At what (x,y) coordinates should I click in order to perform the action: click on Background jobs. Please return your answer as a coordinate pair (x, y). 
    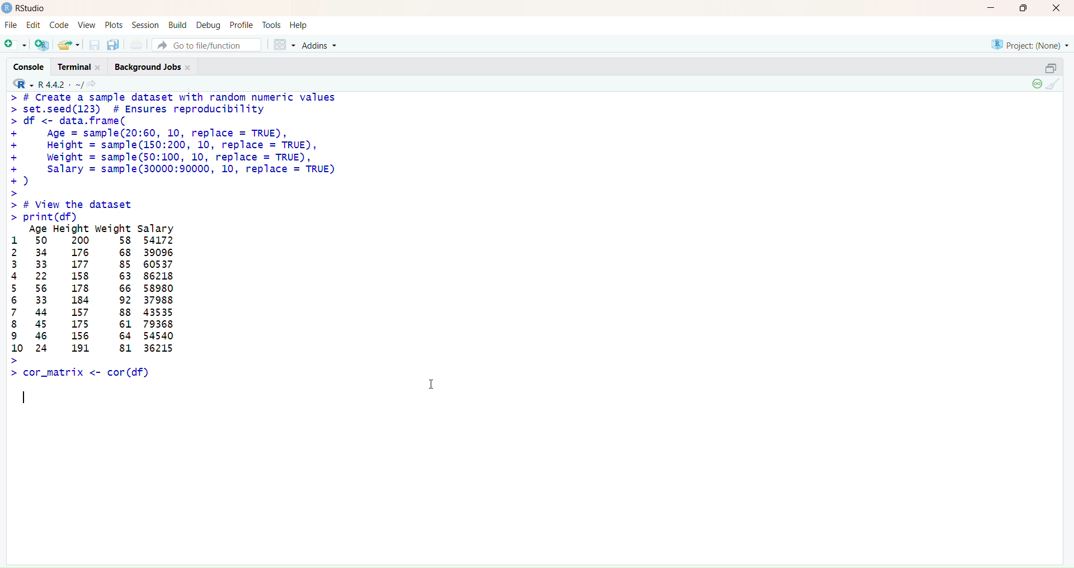
    Looking at the image, I should click on (154, 68).